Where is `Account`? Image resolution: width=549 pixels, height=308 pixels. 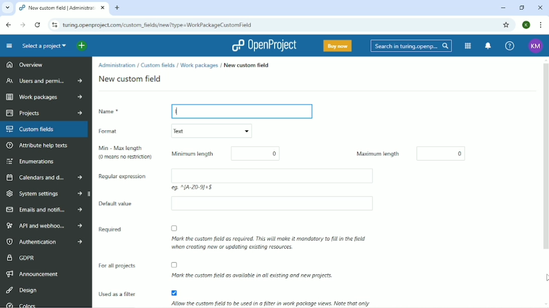 Account is located at coordinates (534, 45).